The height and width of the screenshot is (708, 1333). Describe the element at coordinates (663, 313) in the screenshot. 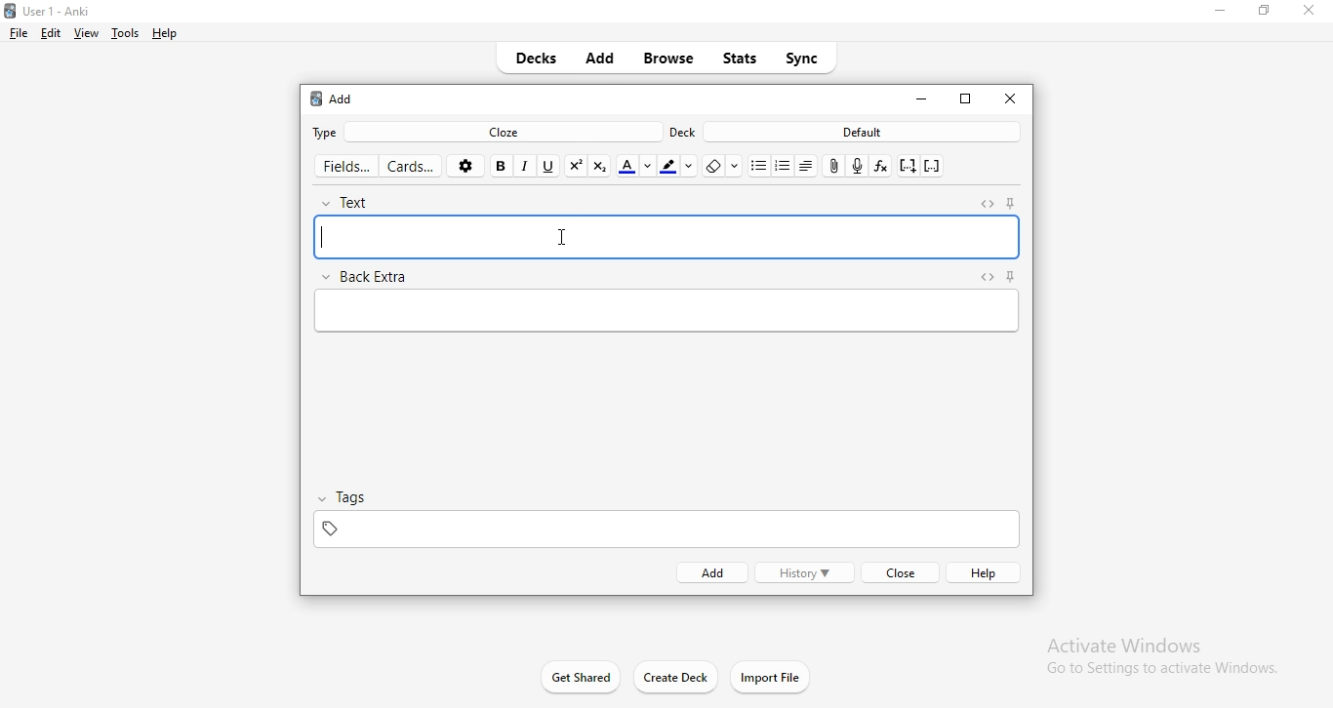

I see `text box` at that location.